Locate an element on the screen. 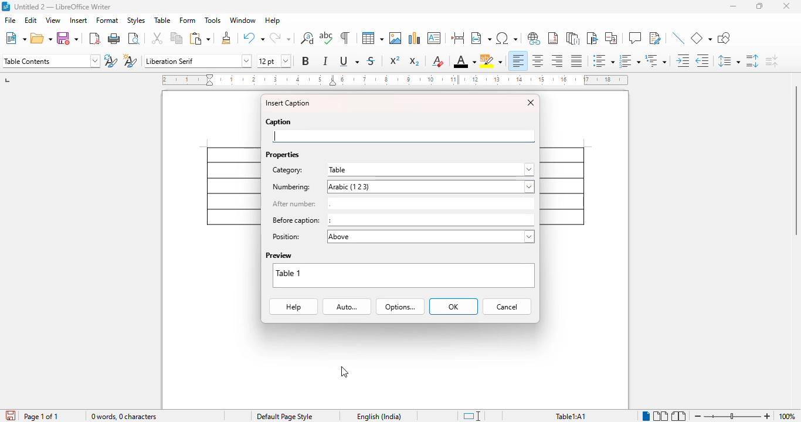 The width and height of the screenshot is (801, 422). auto is located at coordinates (347, 307).